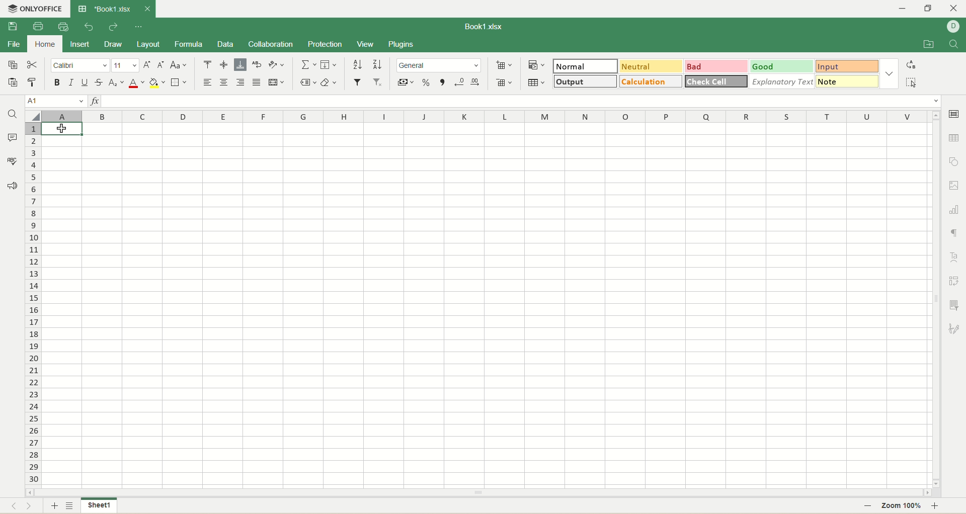 This screenshot has height=514, width=966. What do you see at coordinates (147, 10) in the screenshot?
I see `close` at bounding box center [147, 10].